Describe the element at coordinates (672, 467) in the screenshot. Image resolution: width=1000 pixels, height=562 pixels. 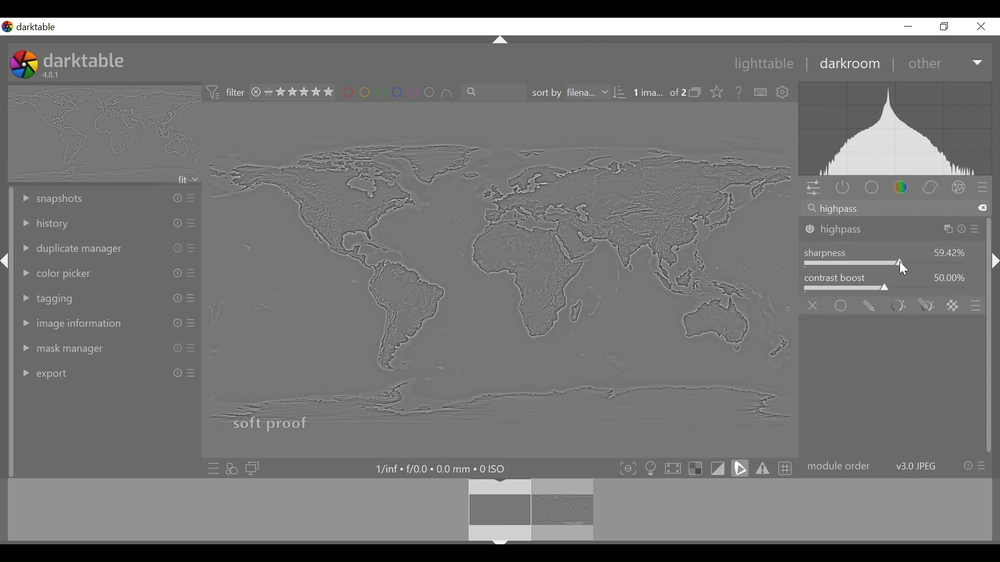
I see `toggle high quality processing` at that location.